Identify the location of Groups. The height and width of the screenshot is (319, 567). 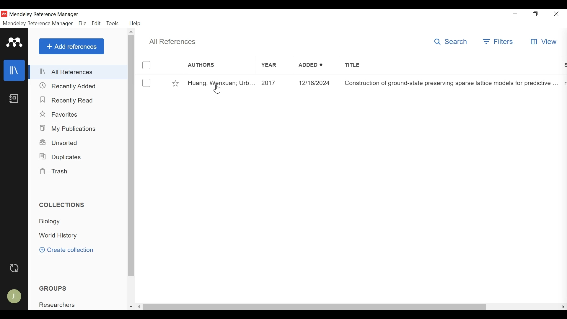
(61, 305).